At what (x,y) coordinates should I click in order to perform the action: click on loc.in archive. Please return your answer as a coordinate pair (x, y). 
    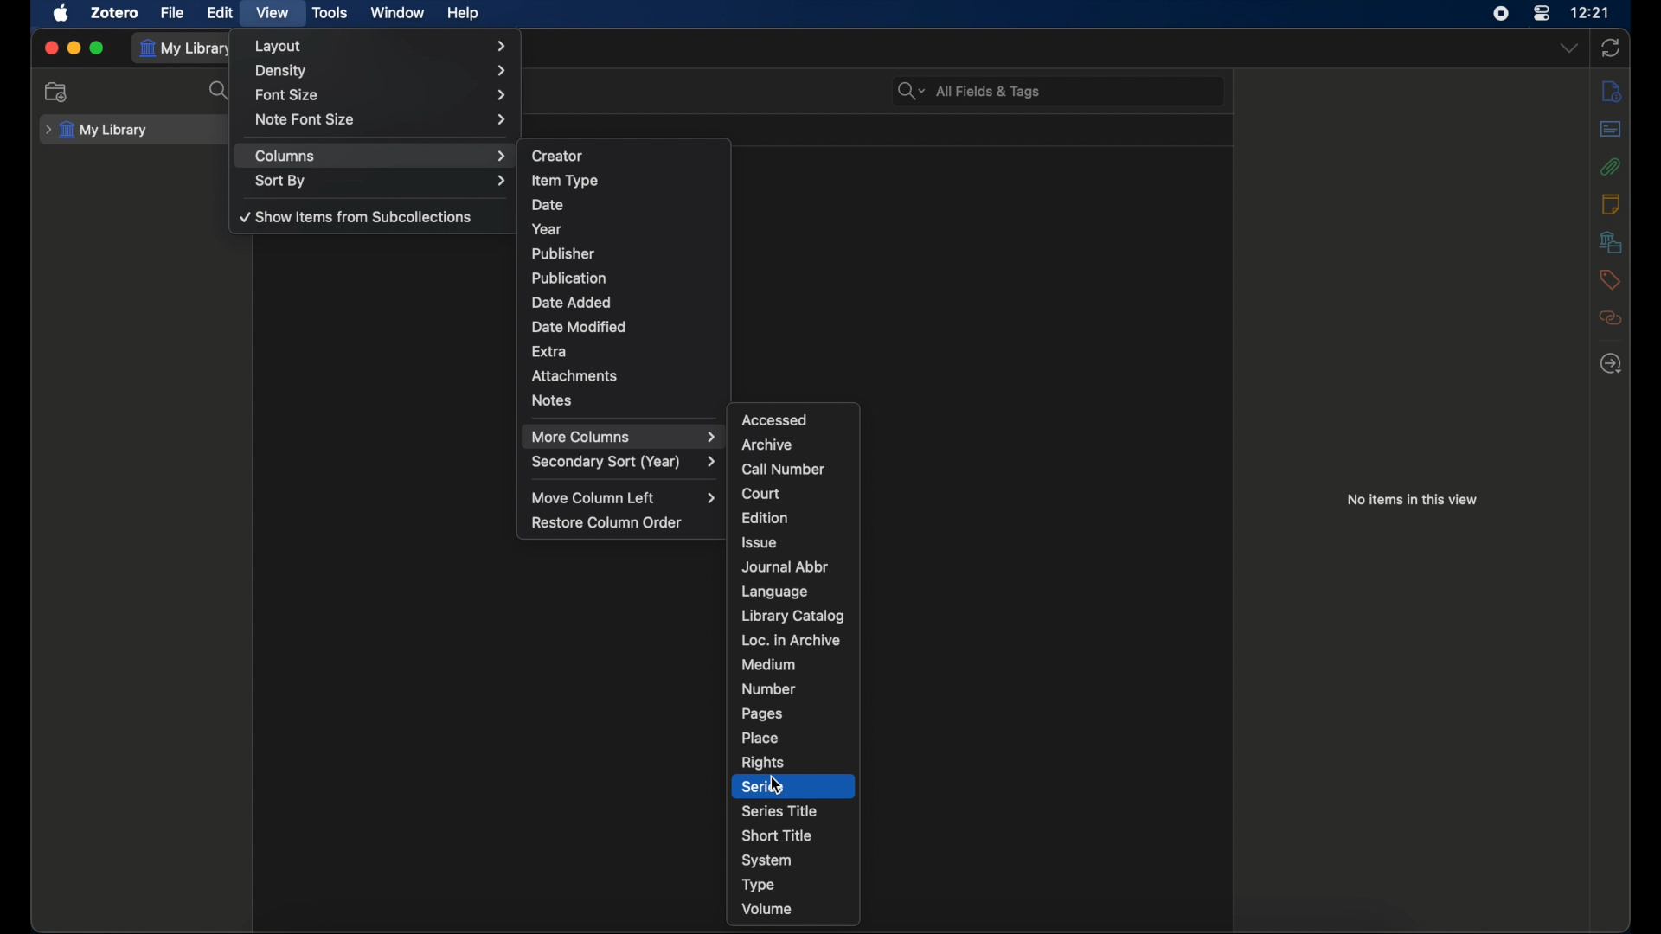
    Looking at the image, I should click on (790, 640).